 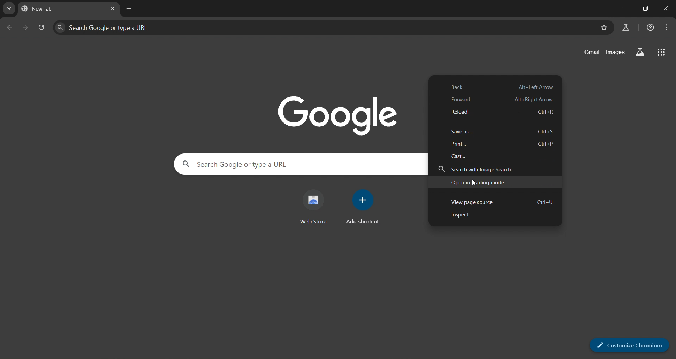 I want to click on search tabs, so click(x=10, y=8).